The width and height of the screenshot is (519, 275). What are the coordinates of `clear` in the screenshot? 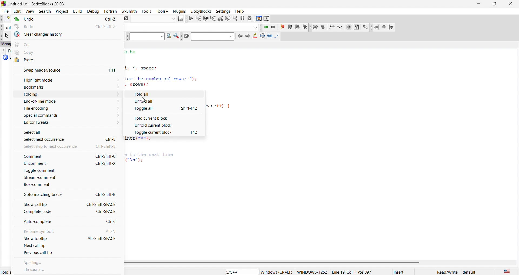 It's located at (185, 36).